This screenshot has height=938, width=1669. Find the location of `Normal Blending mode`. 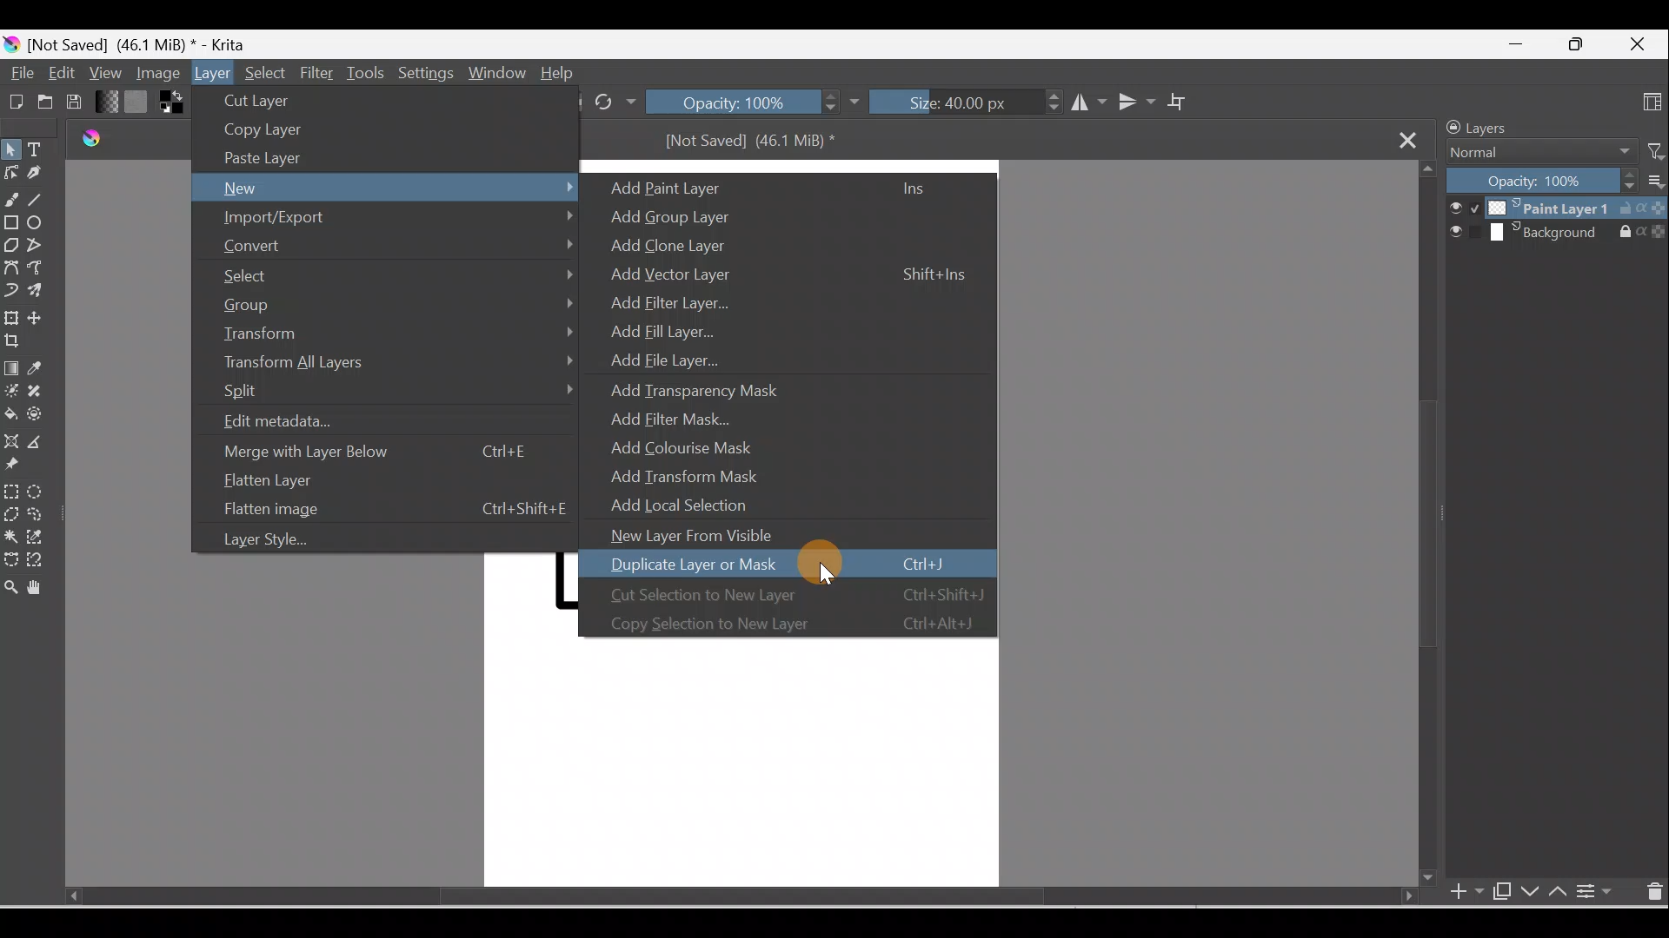

Normal Blending mode is located at coordinates (1533, 153).